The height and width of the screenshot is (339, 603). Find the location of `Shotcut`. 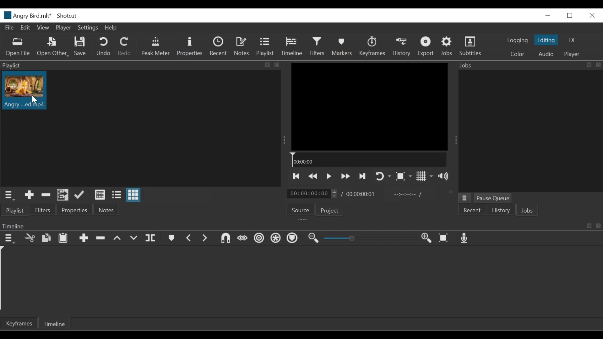

Shotcut is located at coordinates (67, 16).